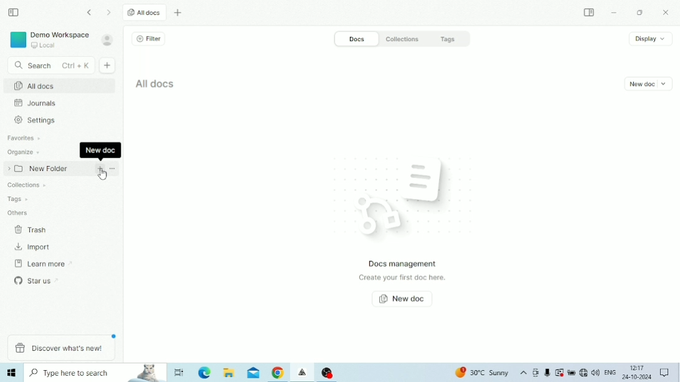 The width and height of the screenshot is (680, 382). What do you see at coordinates (664, 372) in the screenshot?
I see `Notifications` at bounding box center [664, 372].